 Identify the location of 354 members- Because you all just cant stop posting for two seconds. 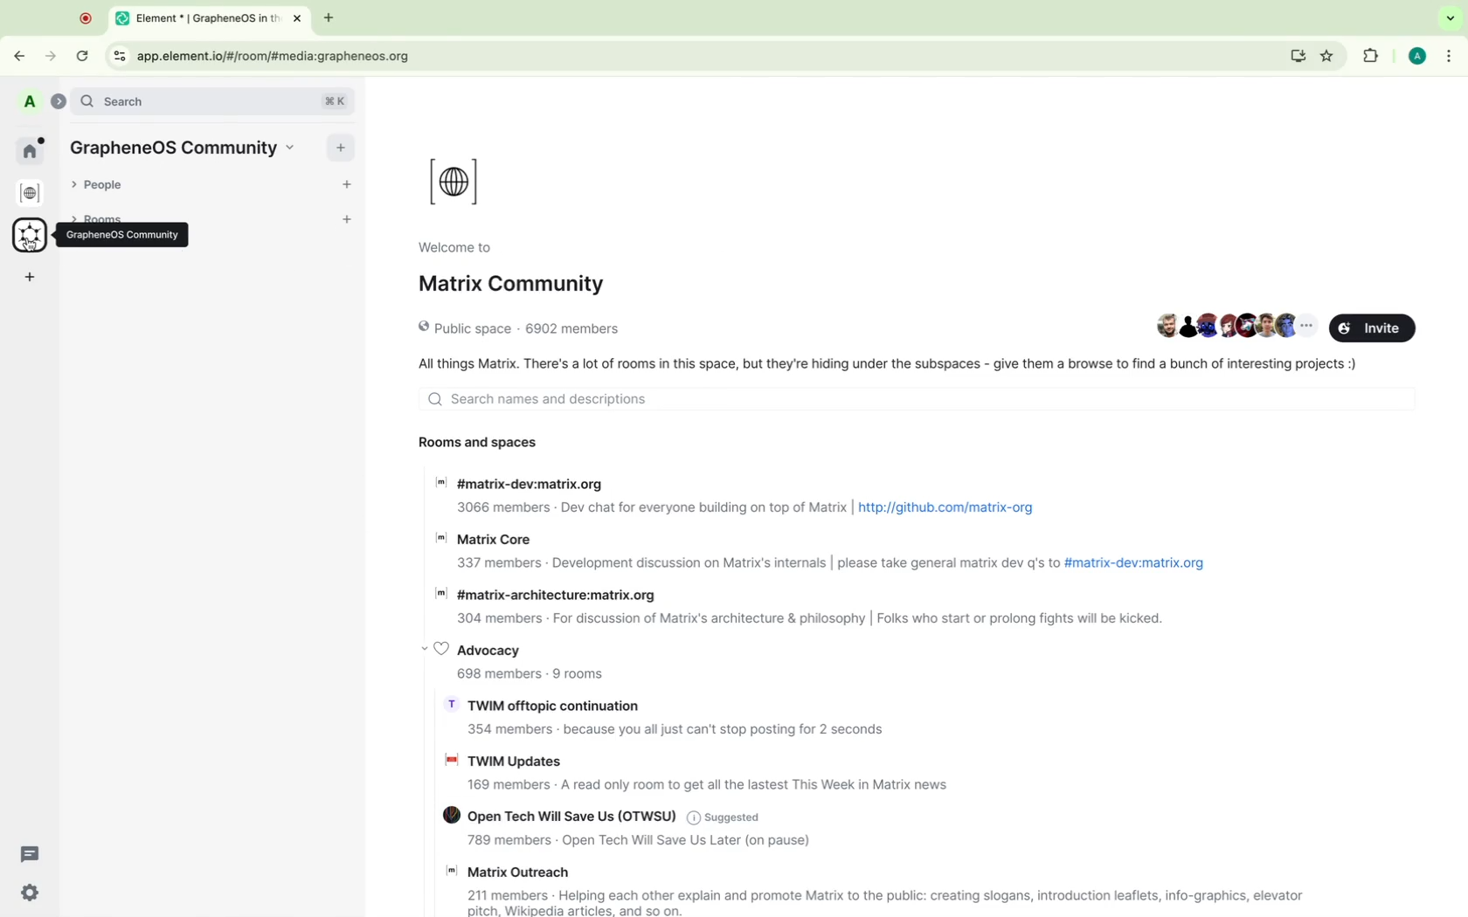
(676, 731).